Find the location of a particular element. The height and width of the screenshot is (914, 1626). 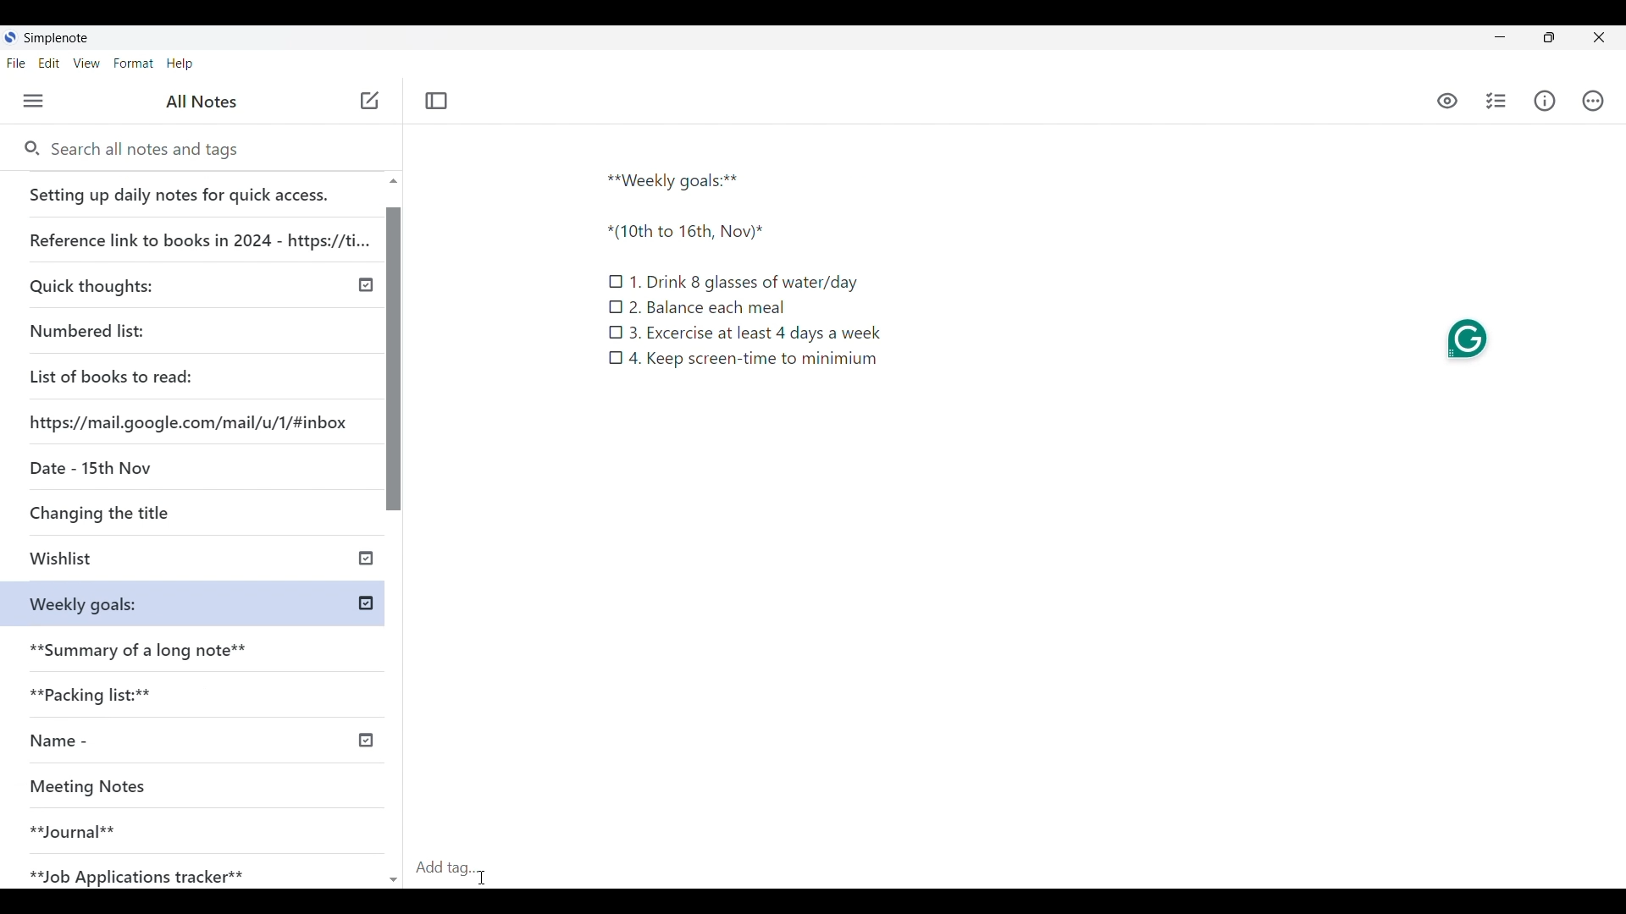

Info is located at coordinates (1544, 102).